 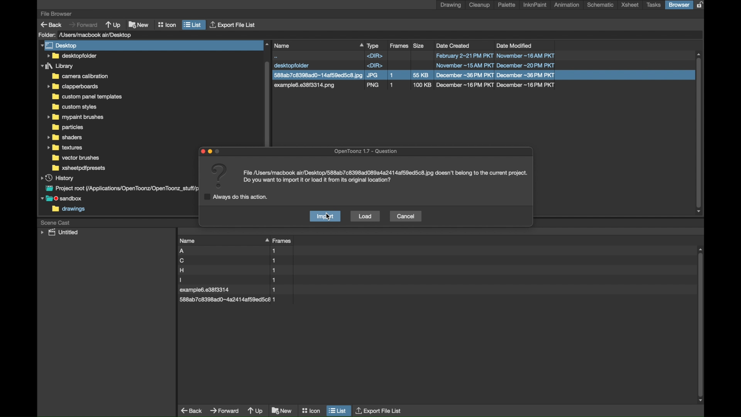 What do you see at coordinates (654, 5) in the screenshot?
I see `tasks` at bounding box center [654, 5].